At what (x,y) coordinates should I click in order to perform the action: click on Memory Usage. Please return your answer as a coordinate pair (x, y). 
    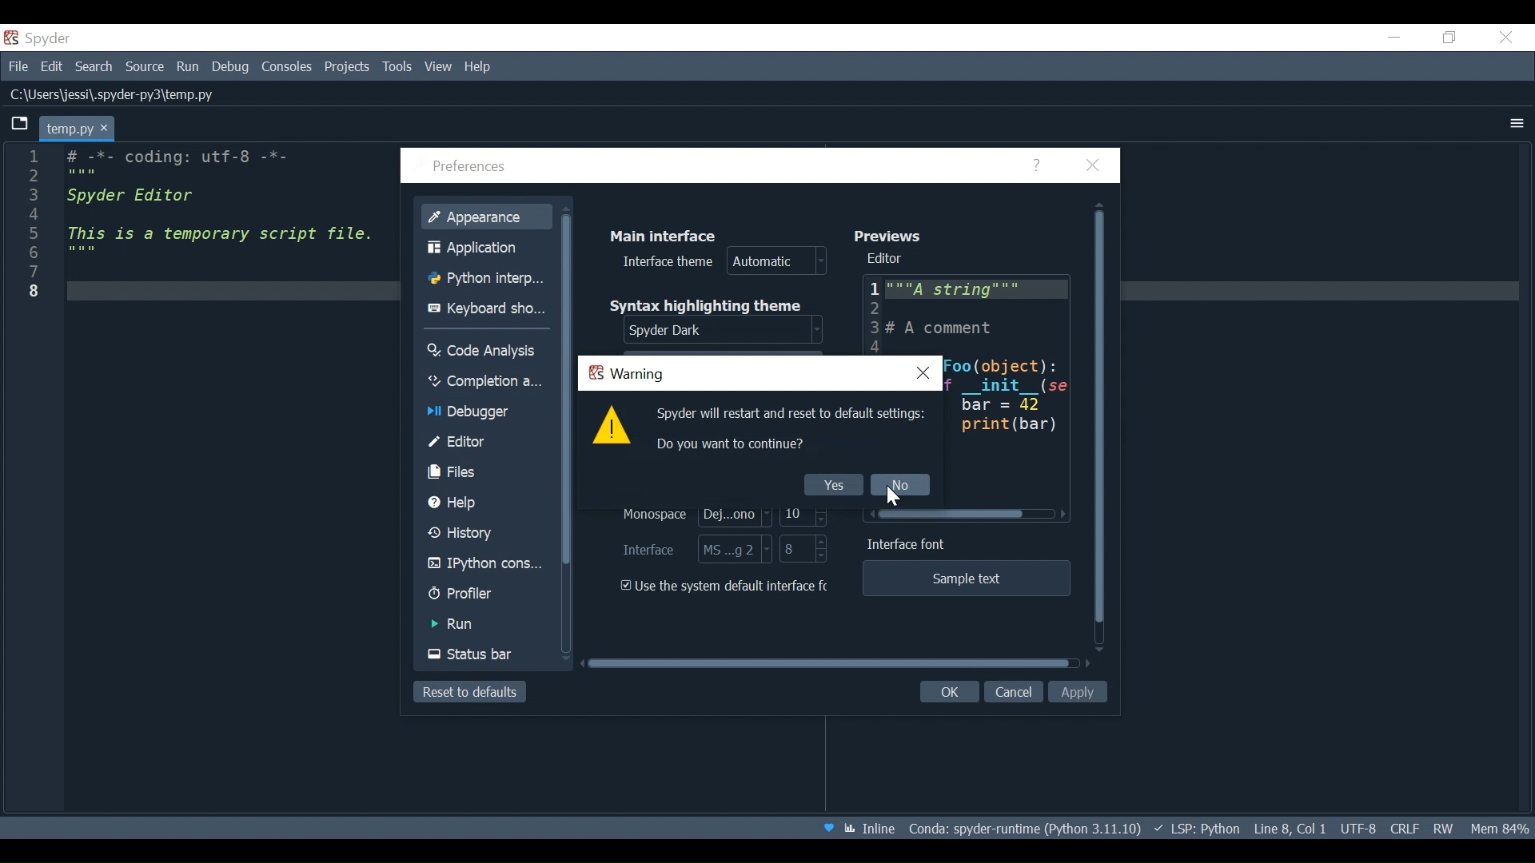
    Looking at the image, I should click on (1497, 827).